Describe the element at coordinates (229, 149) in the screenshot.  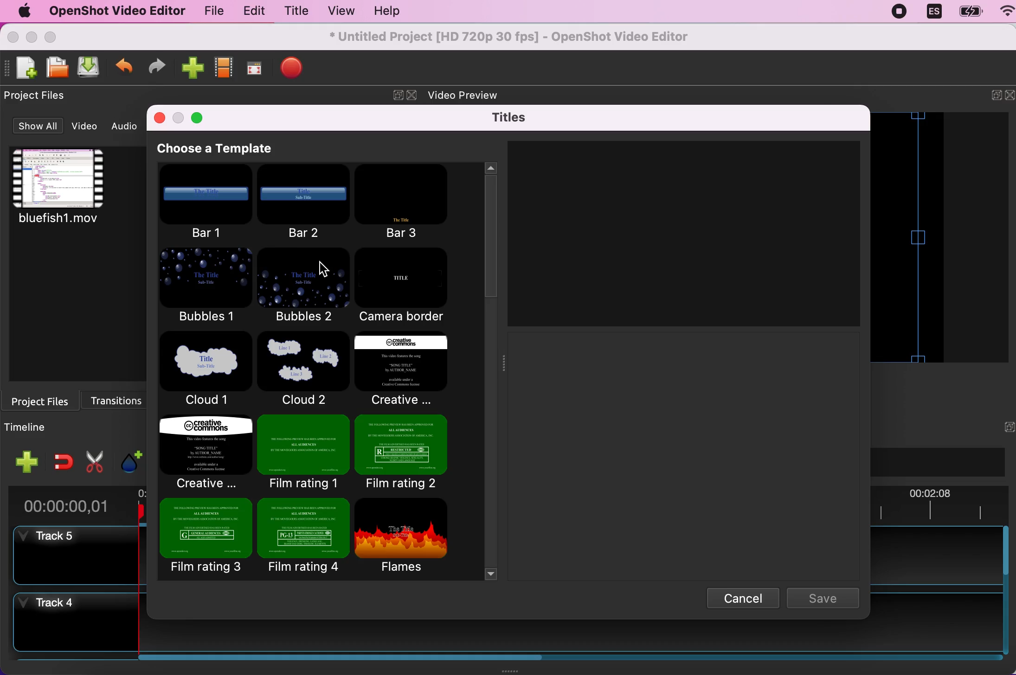
I see `choose a template` at that location.